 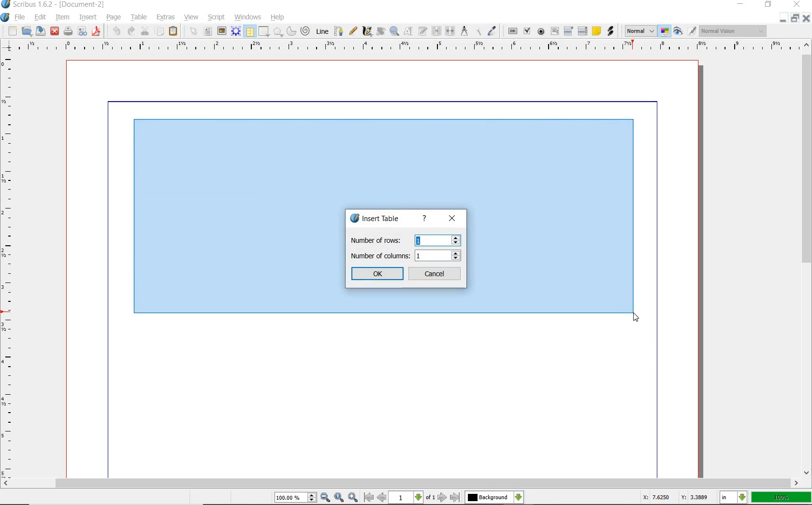 I want to click on 100%, so click(x=782, y=496).